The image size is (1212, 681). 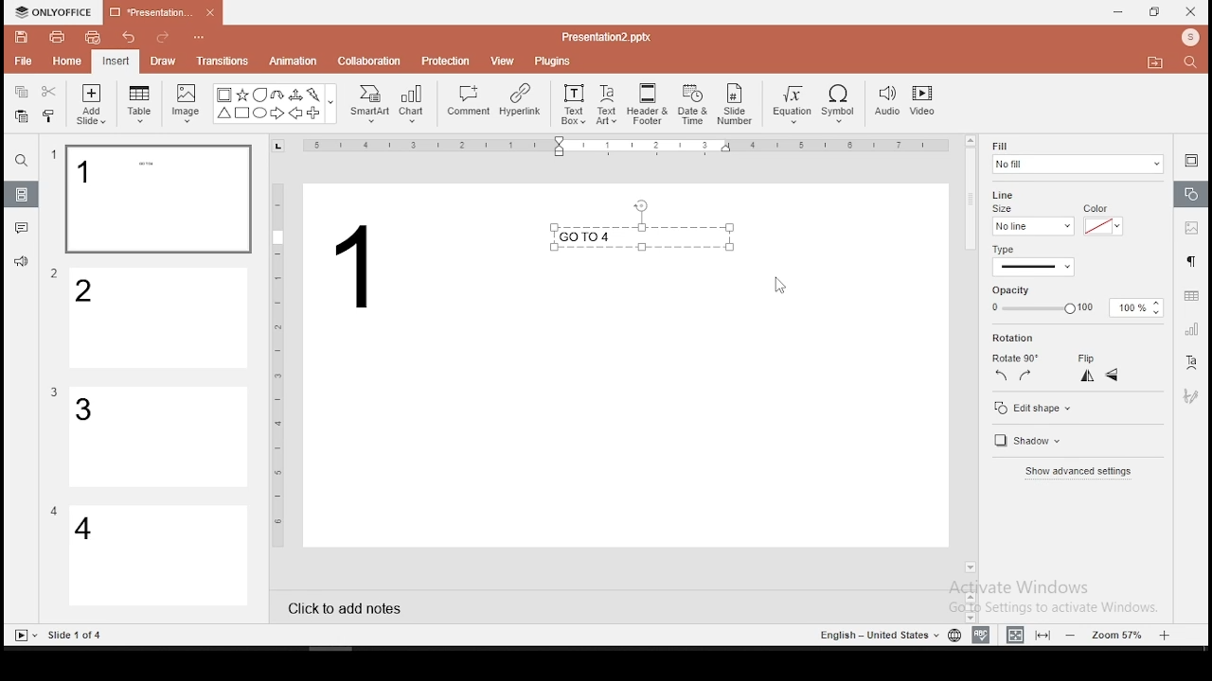 What do you see at coordinates (54, 155) in the screenshot?
I see `` at bounding box center [54, 155].